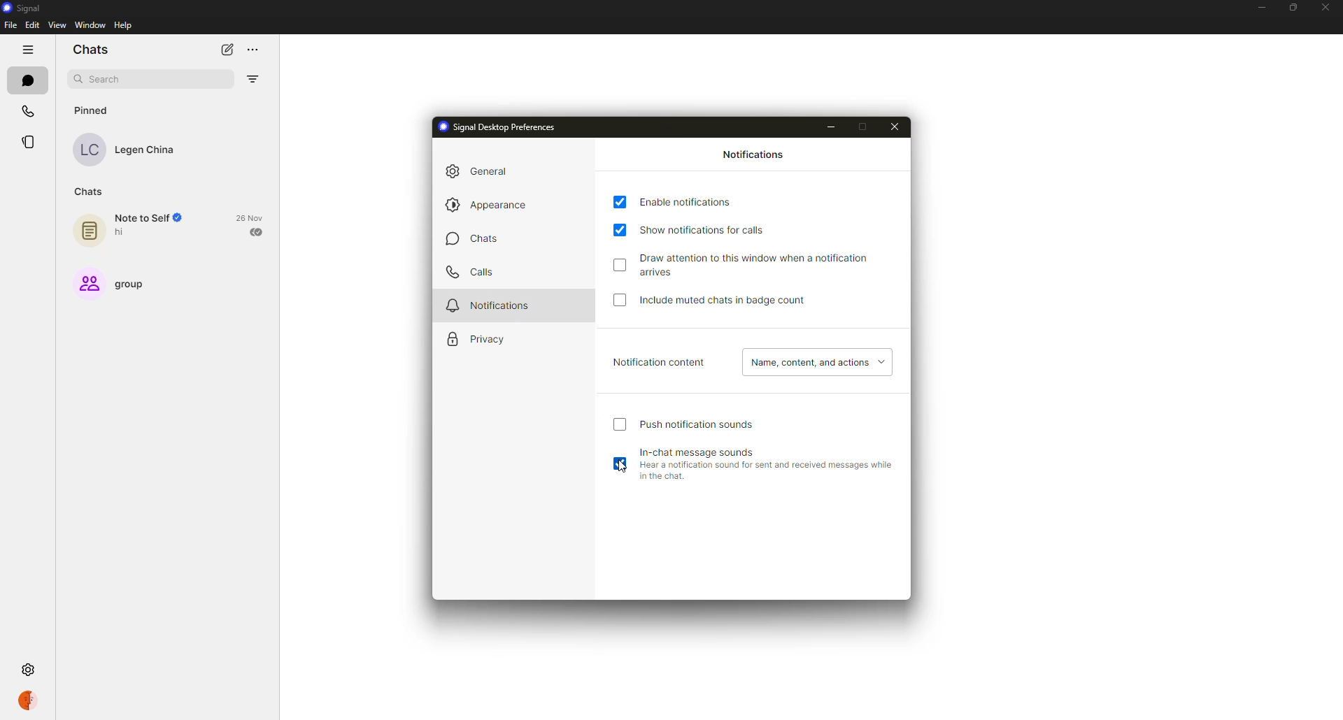 This screenshot has height=720, width=1343. I want to click on show notifications for calls, so click(716, 231).